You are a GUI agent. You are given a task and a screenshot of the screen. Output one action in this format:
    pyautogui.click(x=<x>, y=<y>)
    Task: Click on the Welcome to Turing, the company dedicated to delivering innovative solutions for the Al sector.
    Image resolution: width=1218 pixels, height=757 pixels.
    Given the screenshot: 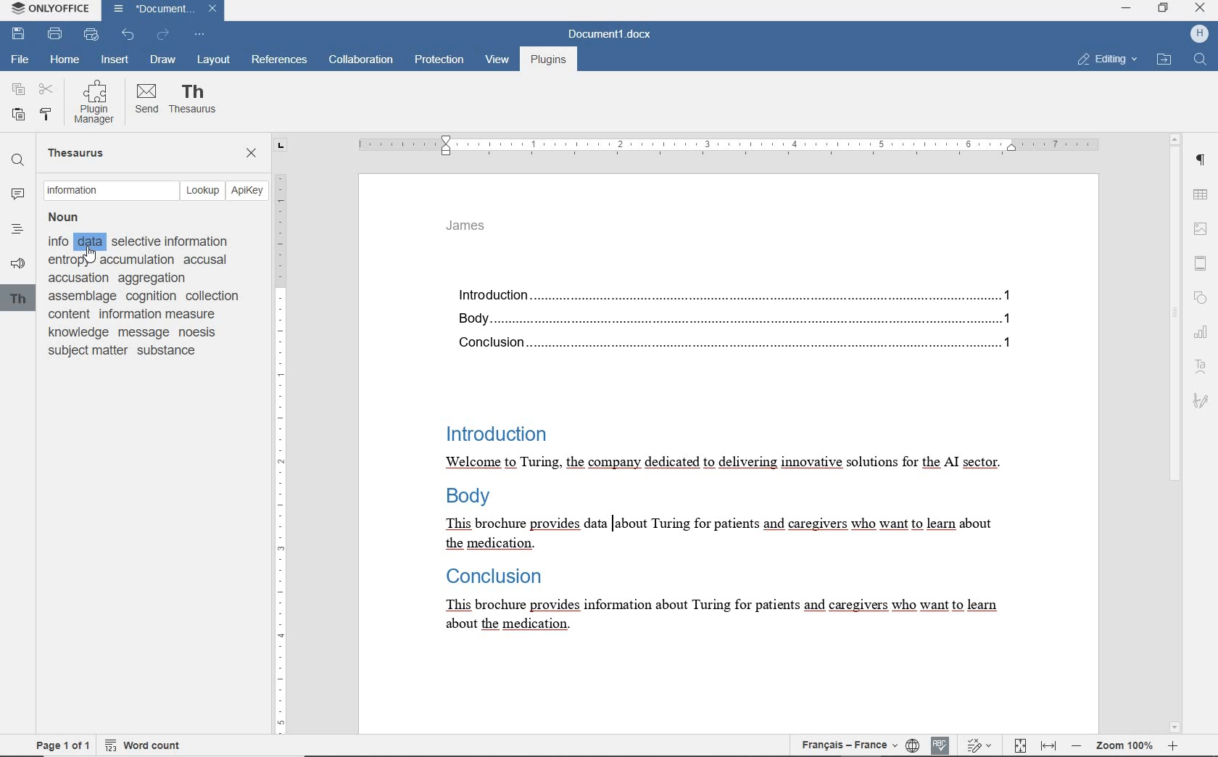 What is the action you would take?
    pyautogui.click(x=734, y=463)
    